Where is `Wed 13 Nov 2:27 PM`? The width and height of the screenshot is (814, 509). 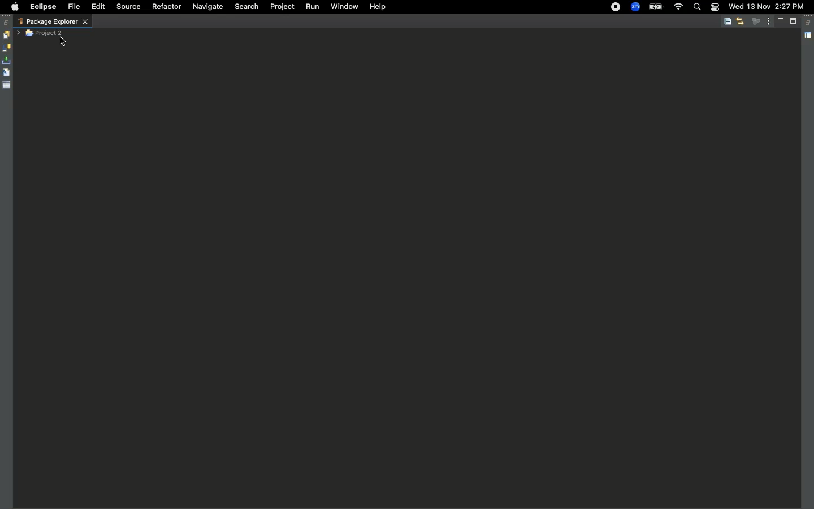
Wed 13 Nov 2:27 PM is located at coordinates (766, 6).